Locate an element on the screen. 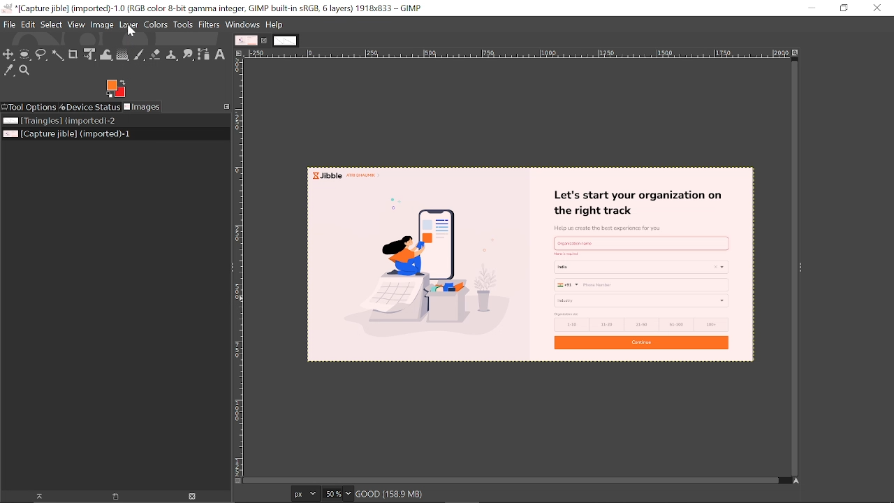 The image size is (894, 503). Select is located at coordinates (51, 25).